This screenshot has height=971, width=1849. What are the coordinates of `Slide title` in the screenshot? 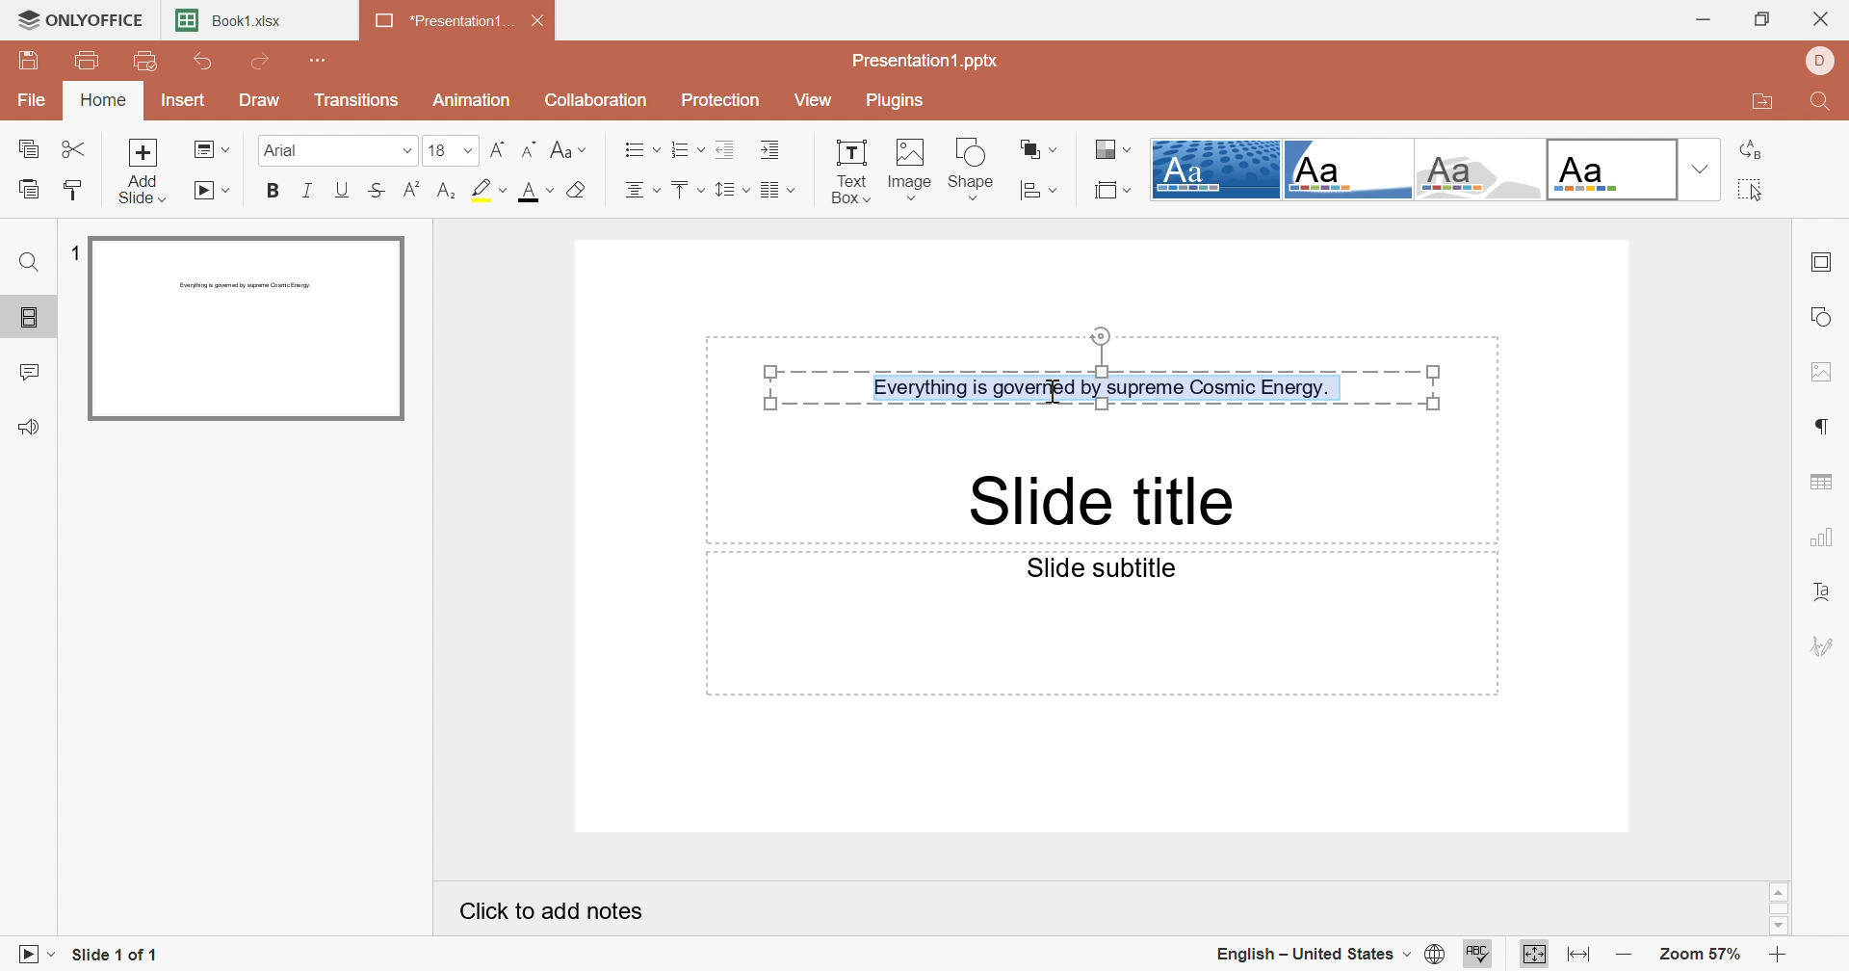 It's located at (1092, 504).